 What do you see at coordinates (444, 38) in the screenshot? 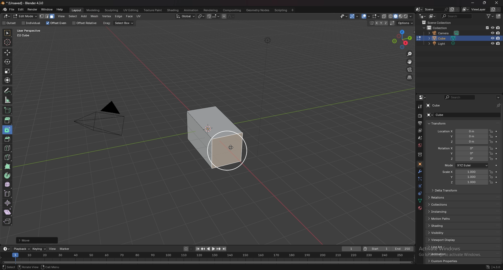
I see `cube` at bounding box center [444, 38].